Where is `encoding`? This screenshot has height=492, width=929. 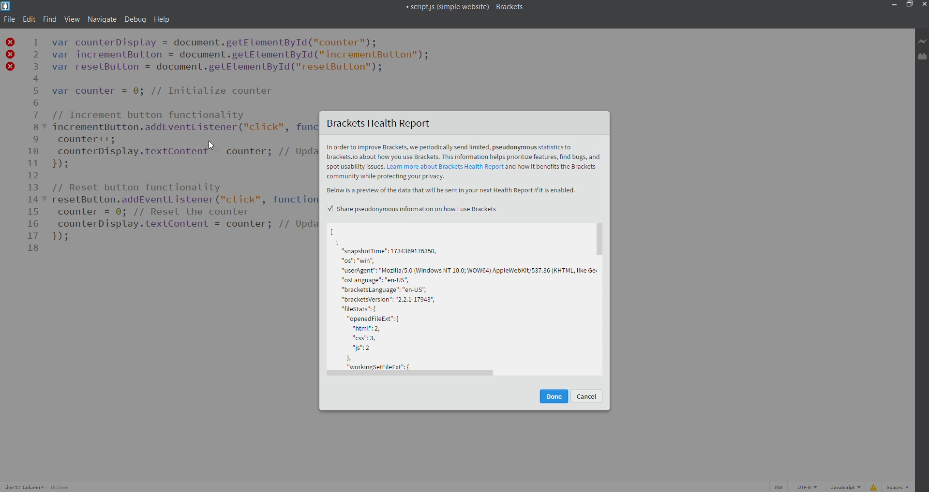 encoding is located at coordinates (805, 486).